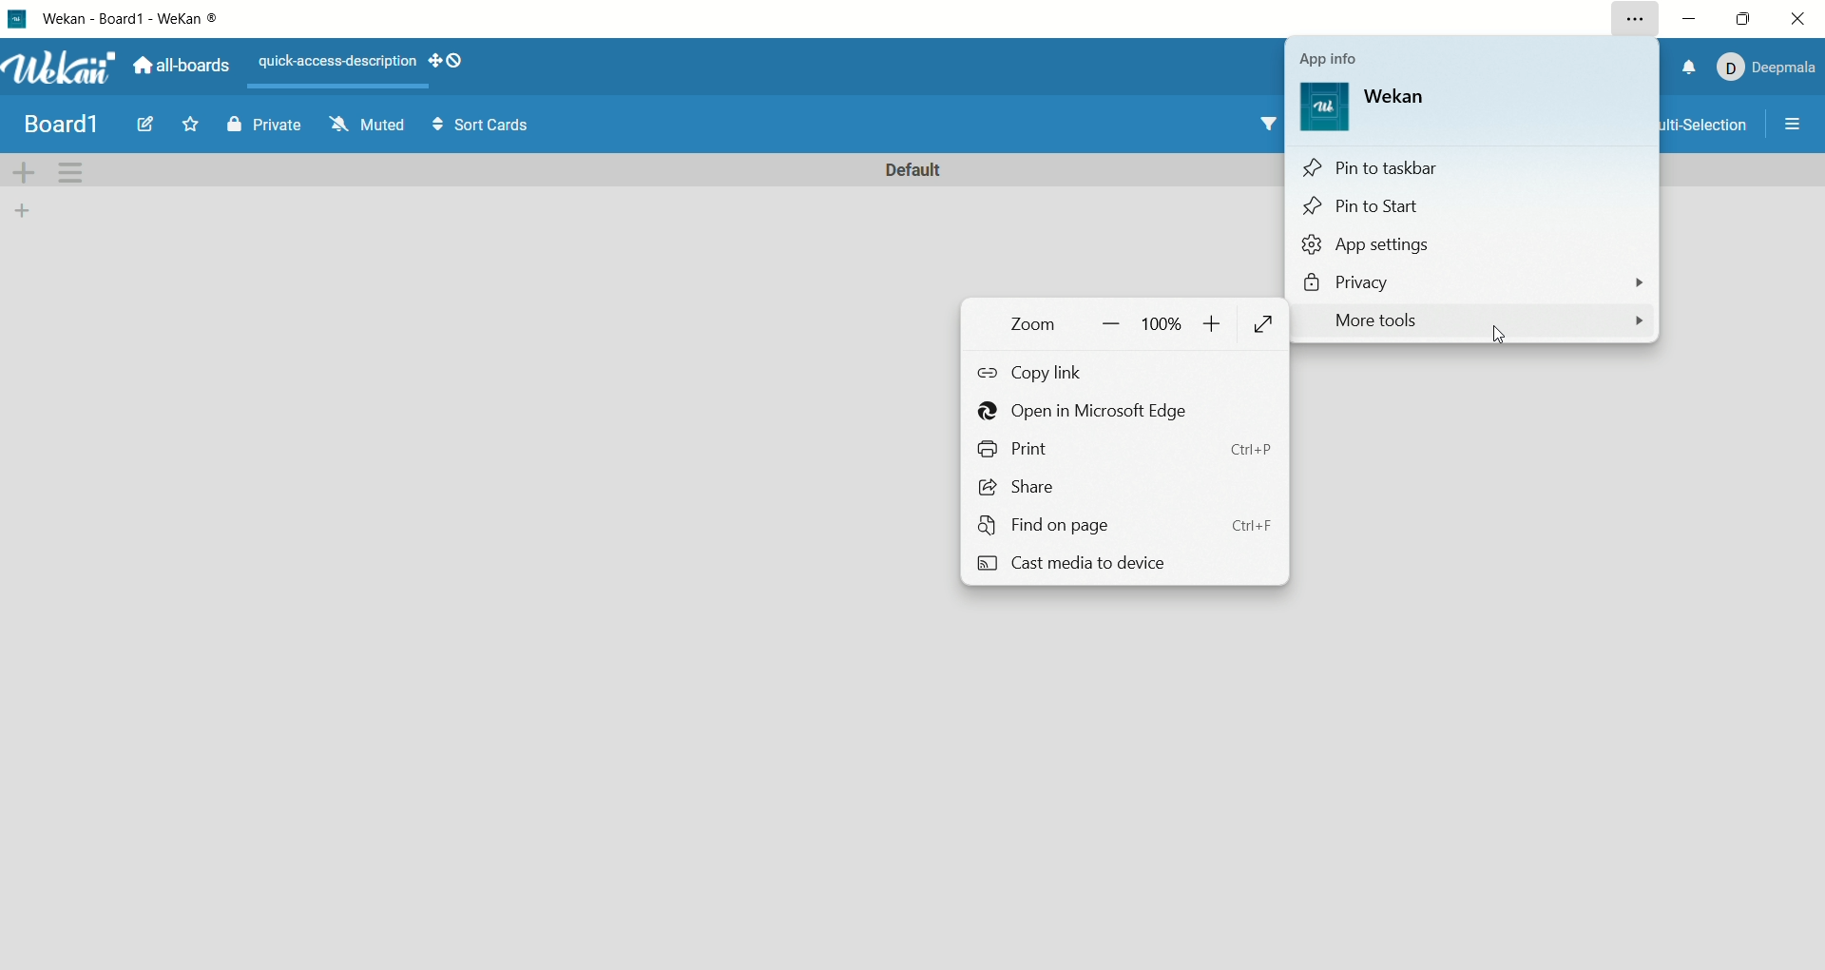 This screenshot has height=970, width=1825. I want to click on pin to task bar, so click(1474, 168).